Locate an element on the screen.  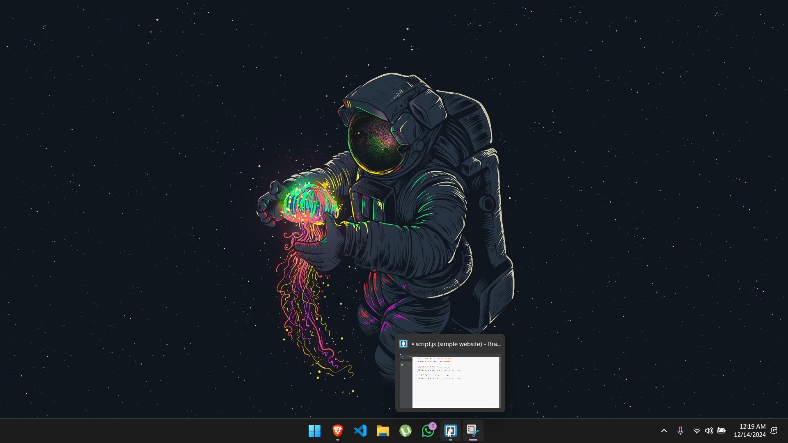
notifications is located at coordinates (774, 431).